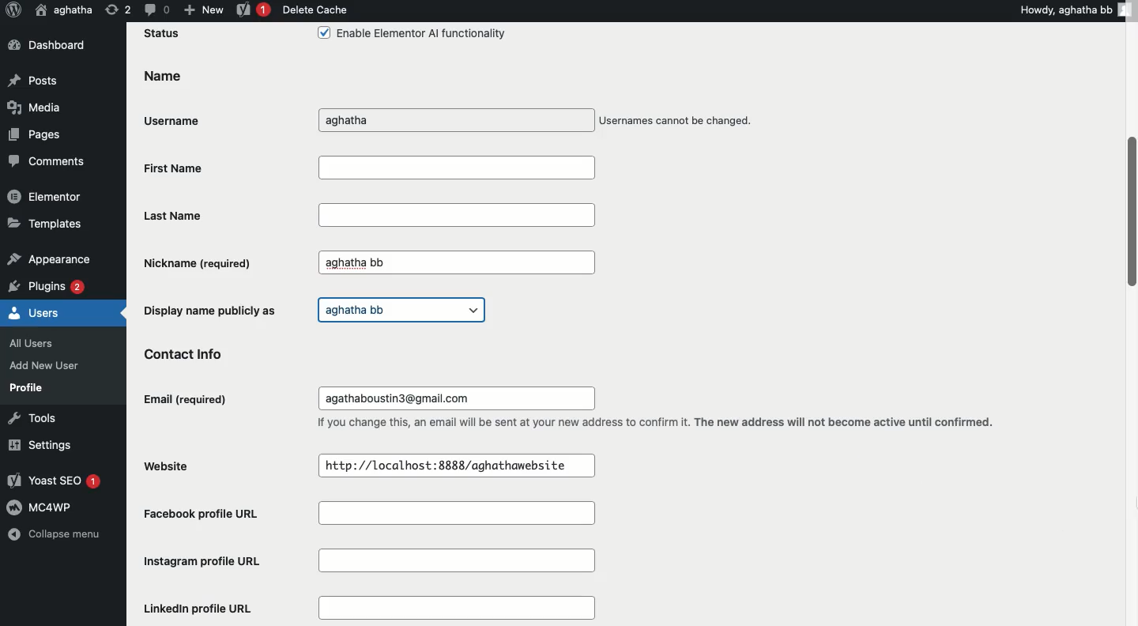 The height and width of the screenshot is (626, 1138). What do you see at coordinates (27, 387) in the screenshot?
I see `Profile` at bounding box center [27, 387].